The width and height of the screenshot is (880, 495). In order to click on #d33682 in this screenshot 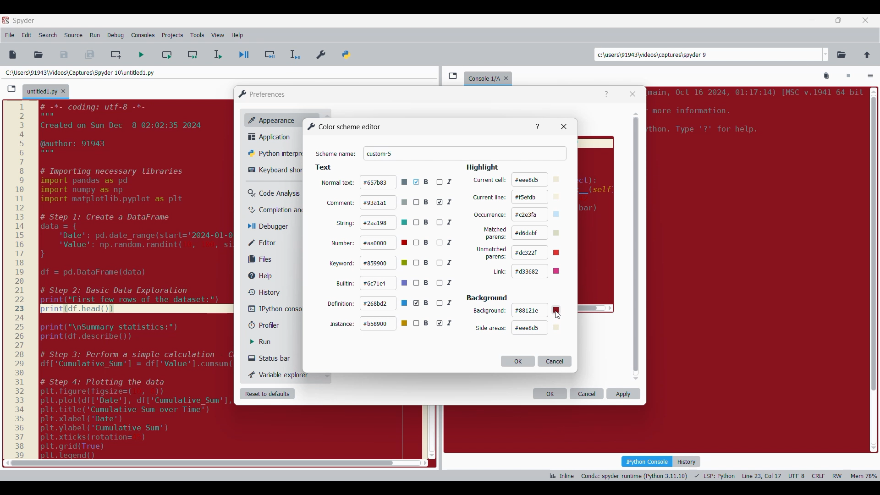, I will do `click(540, 271)`.